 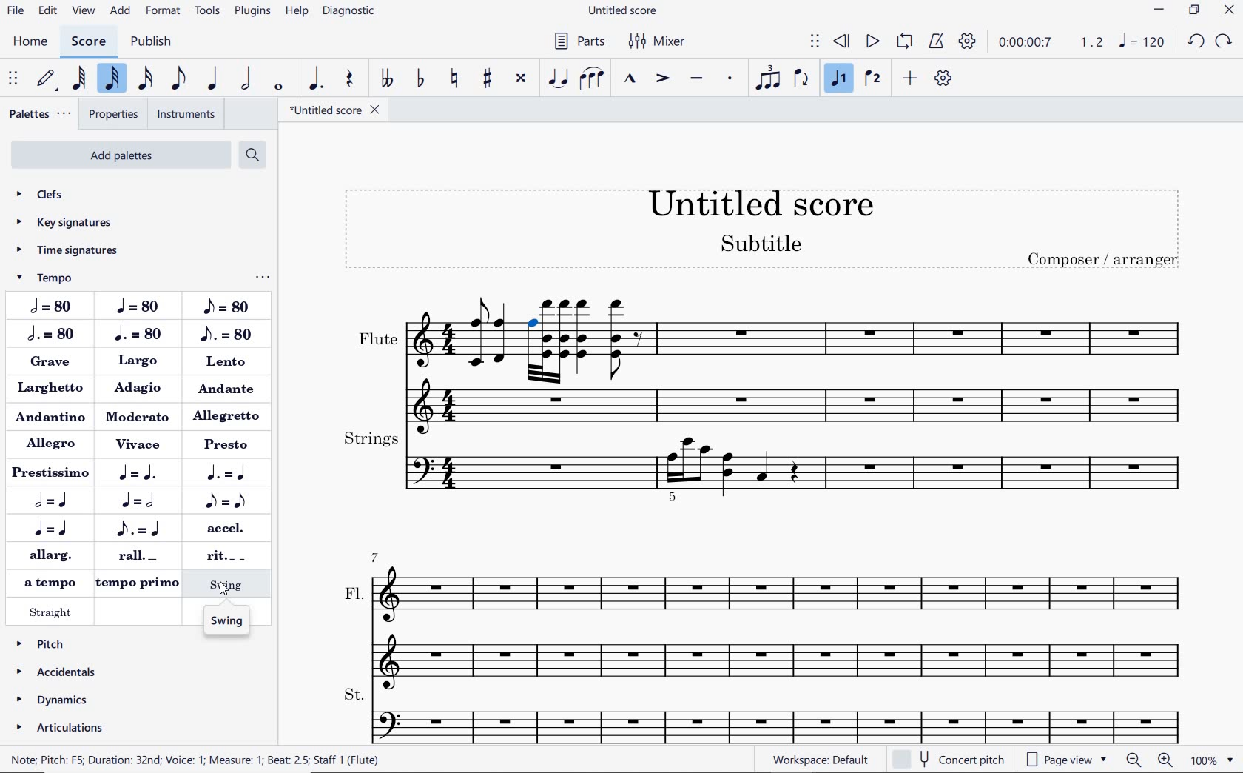 What do you see at coordinates (220, 555) in the screenshot?
I see `RIT.` at bounding box center [220, 555].